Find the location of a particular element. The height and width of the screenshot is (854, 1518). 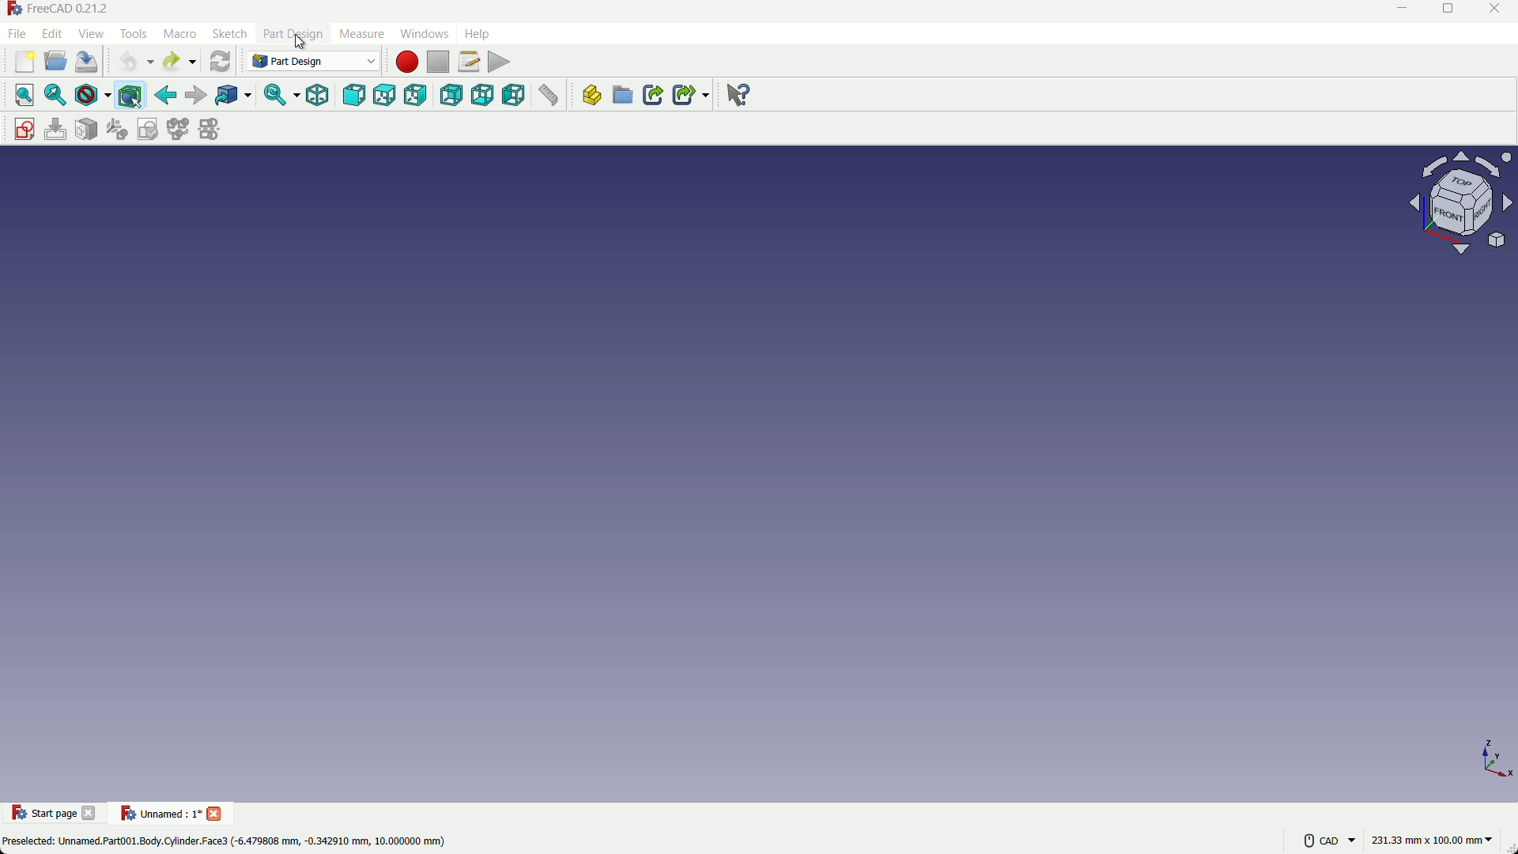

stop macros is located at coordinates (440, 62).